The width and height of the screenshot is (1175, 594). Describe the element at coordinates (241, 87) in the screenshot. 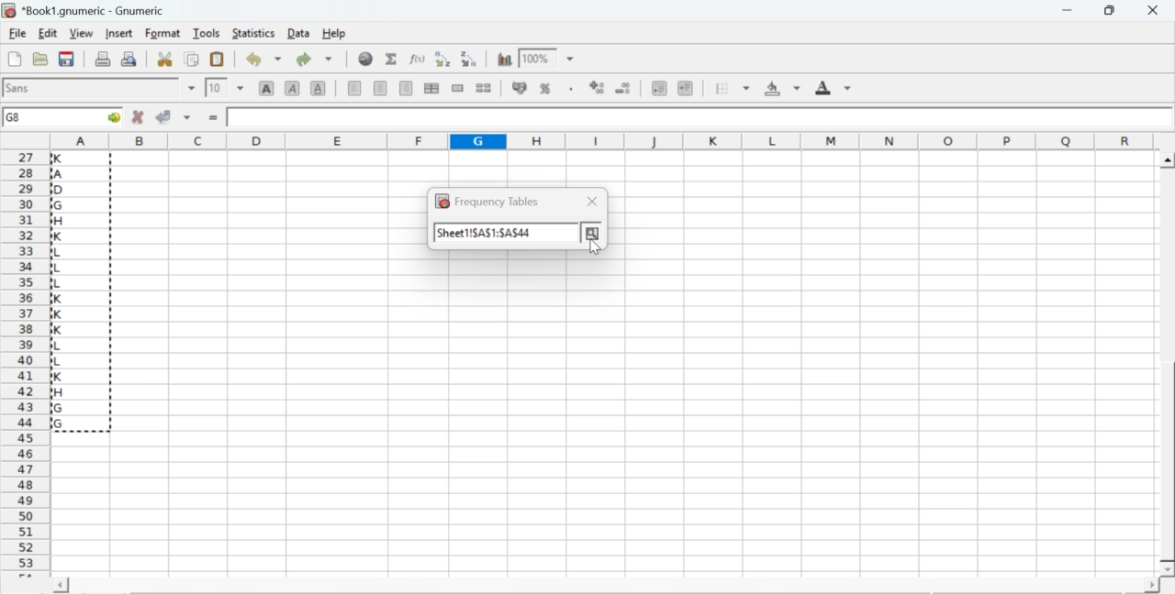

I see `drop down` at that location.